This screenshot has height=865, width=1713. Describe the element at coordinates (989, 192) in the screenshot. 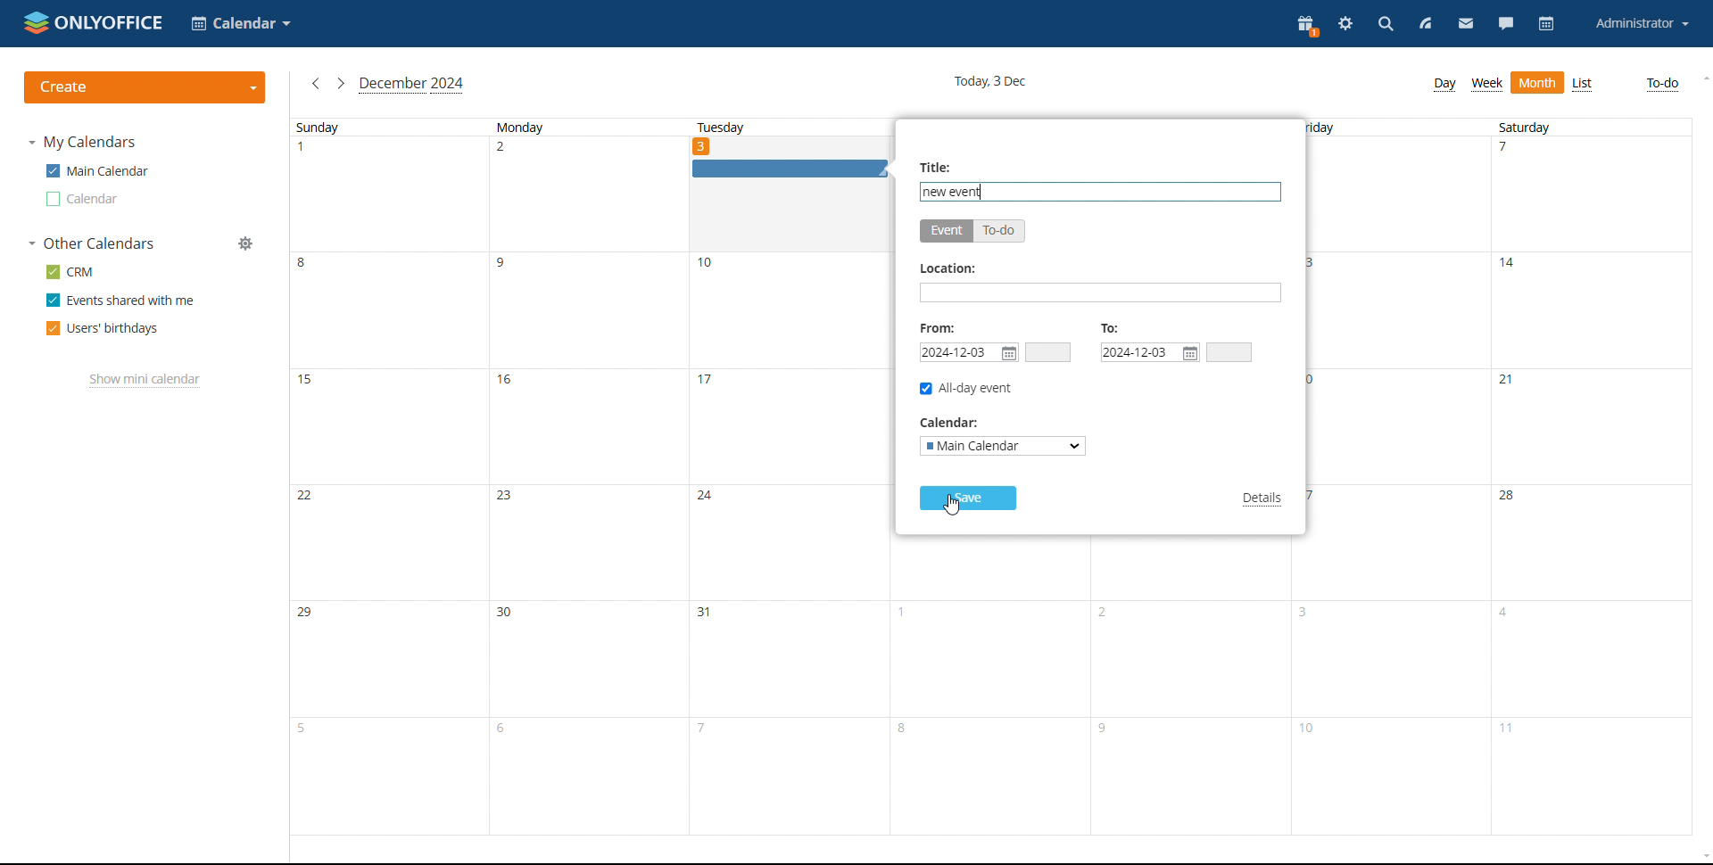

I see `text cursor` at that location.